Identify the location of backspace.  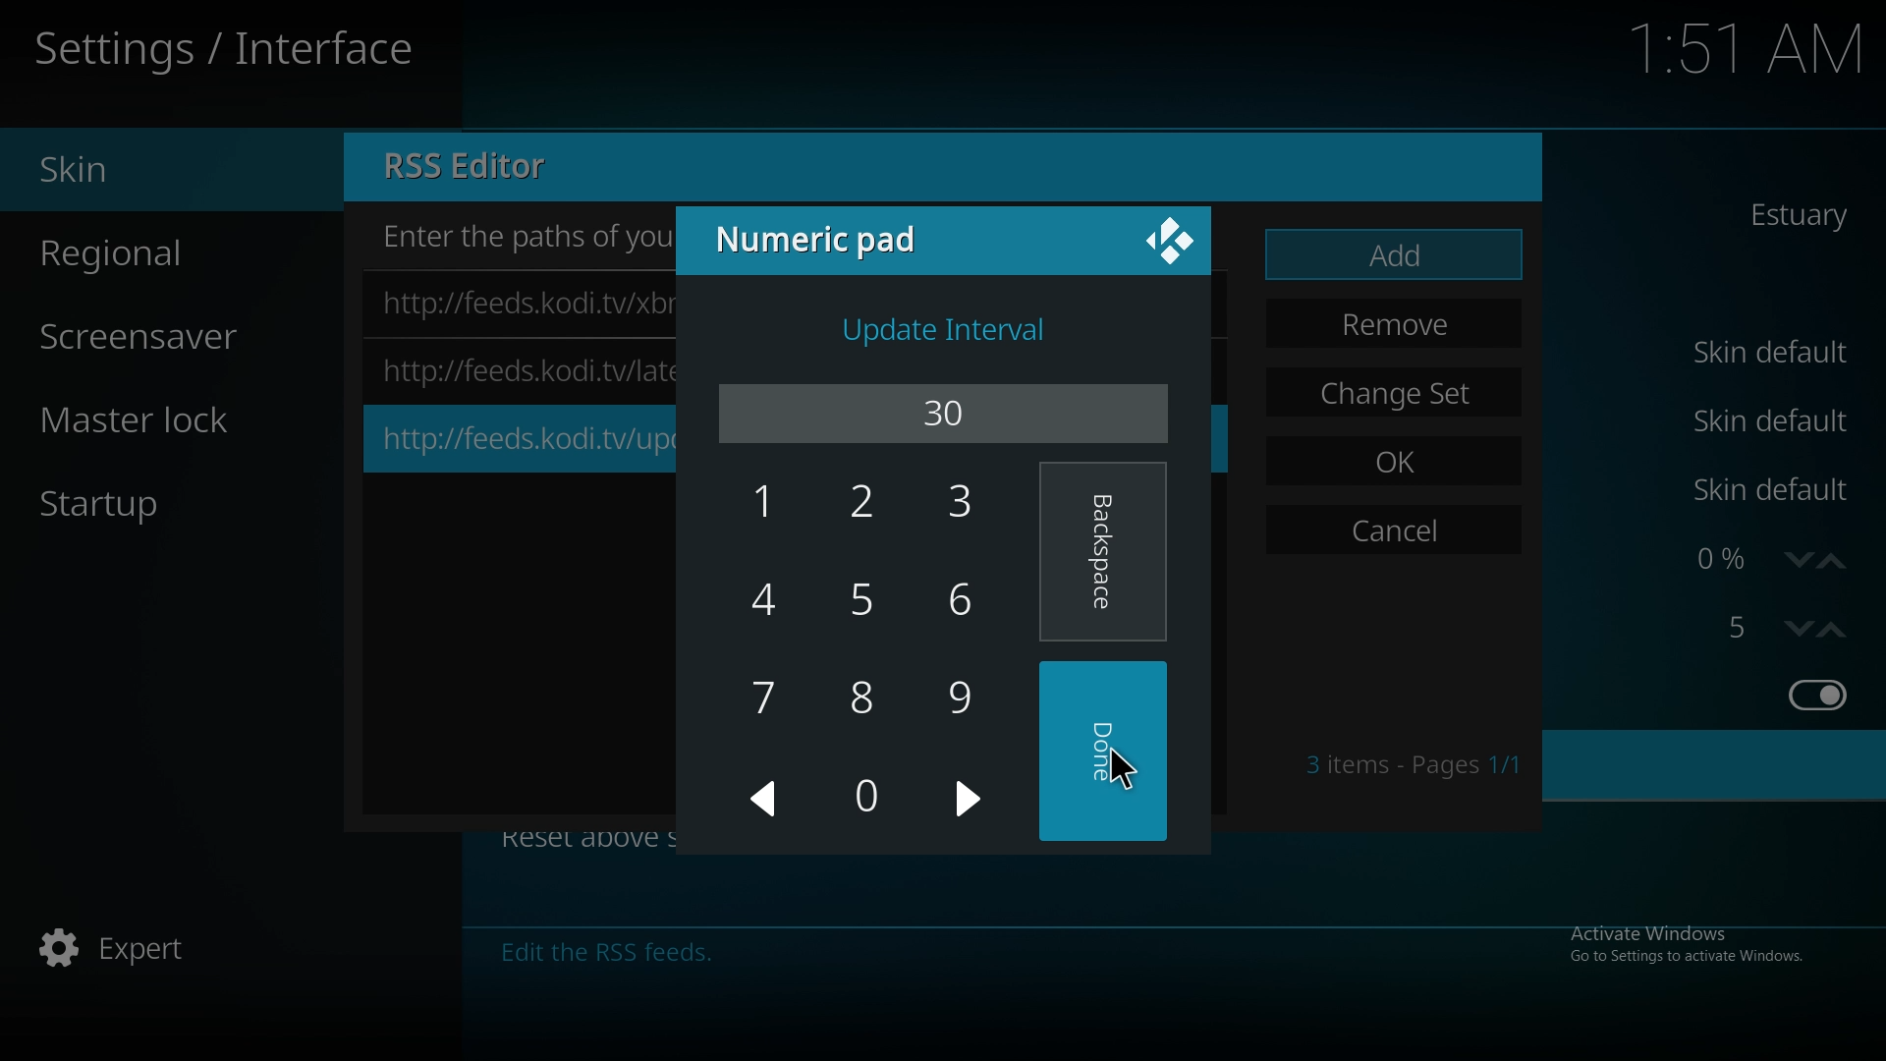
(1102, 551).